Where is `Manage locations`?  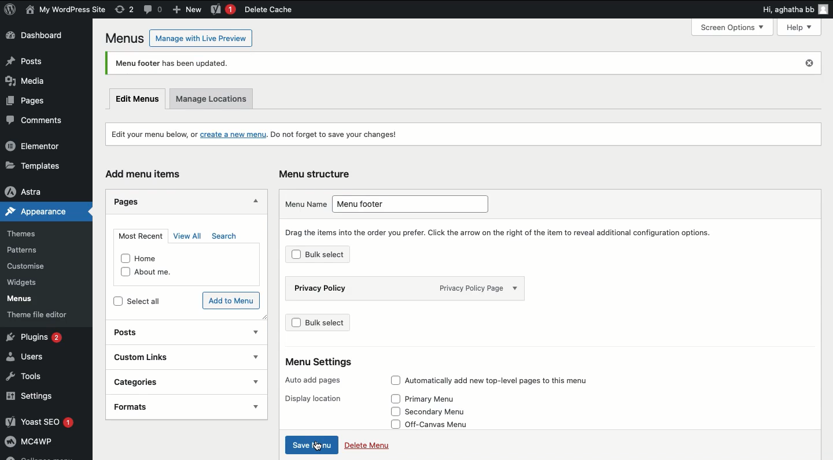 Manage locations is located at coordinates (215, 95).